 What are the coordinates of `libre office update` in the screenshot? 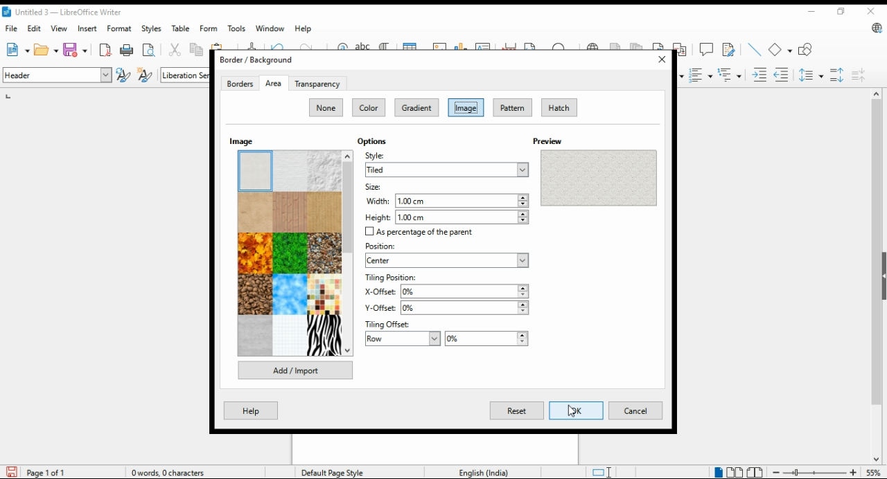 It's located at (875, 29).